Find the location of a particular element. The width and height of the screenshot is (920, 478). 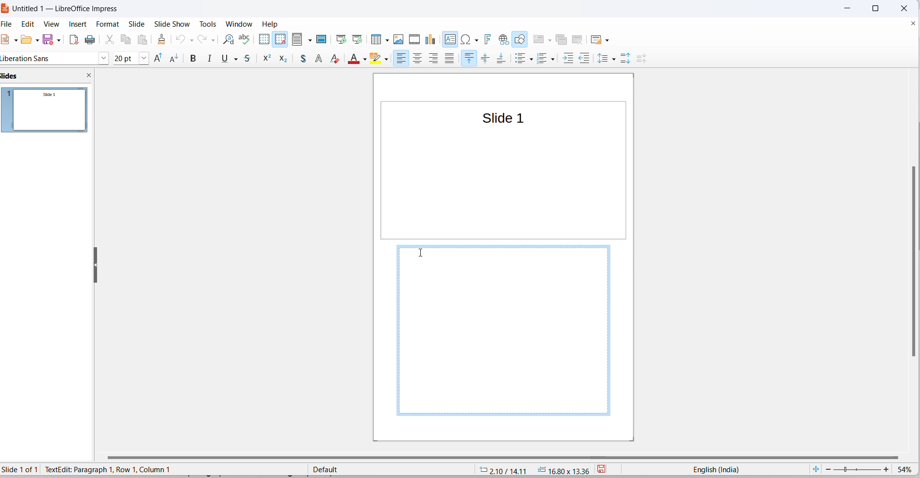

file is located at coordinates (7, 40).